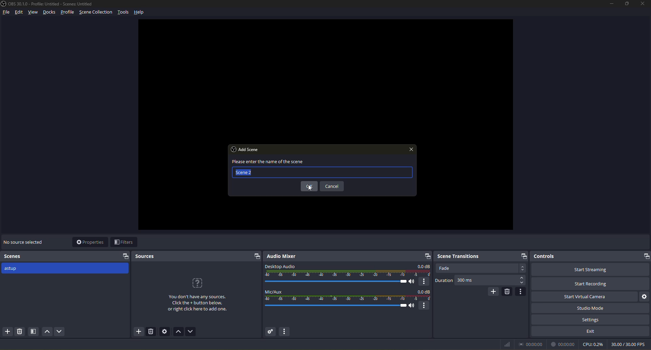 The image size is (651, 350). Describe the element at coordinates (423, 291) in the screenshot. I see `db` at that location.